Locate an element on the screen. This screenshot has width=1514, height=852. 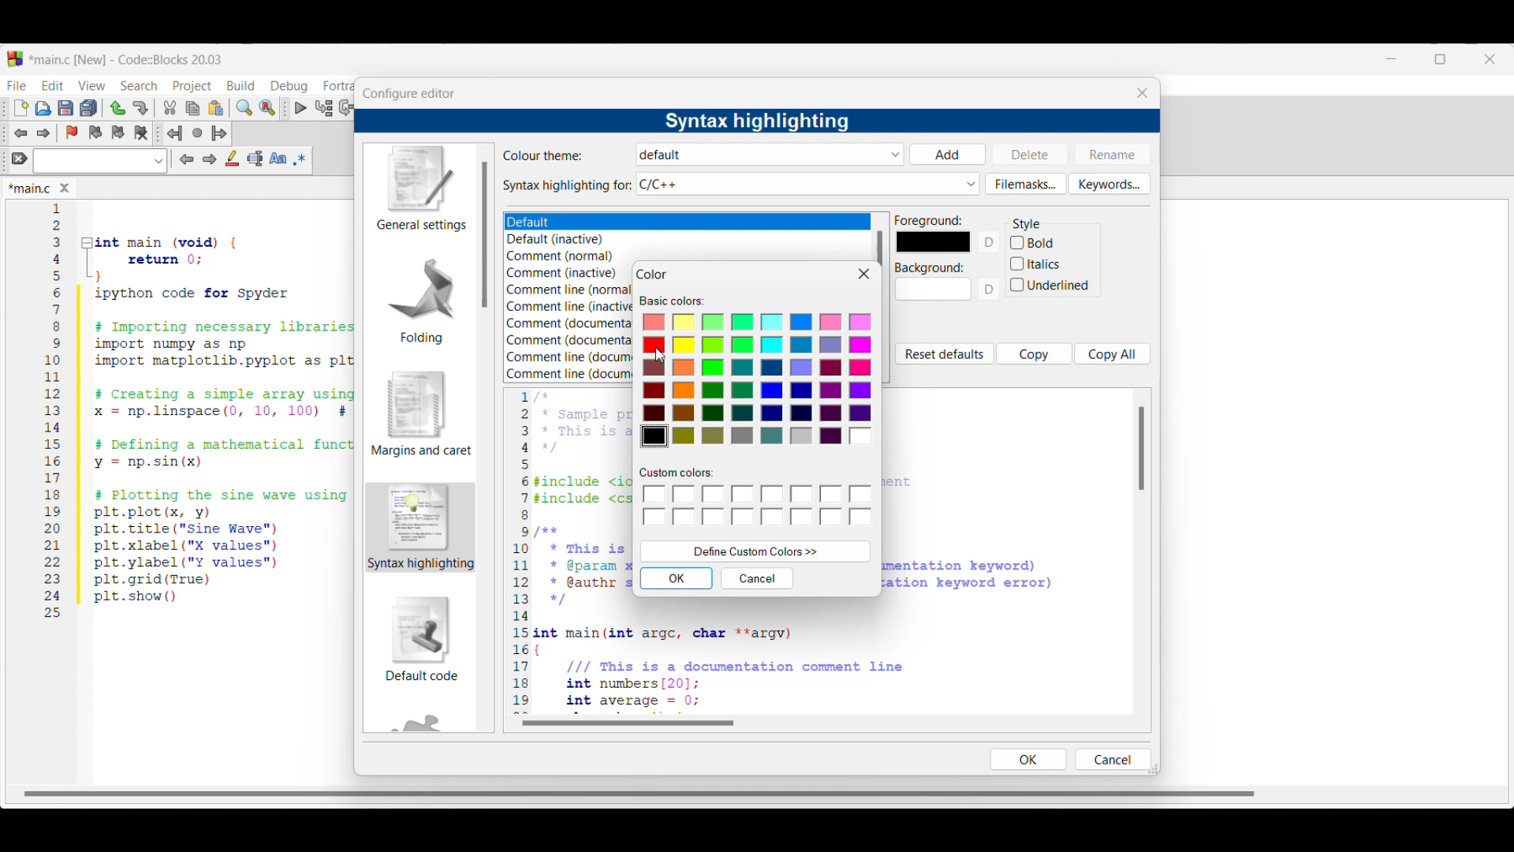
Indicates syntax highlighting options is located at coordinates (568, 186).